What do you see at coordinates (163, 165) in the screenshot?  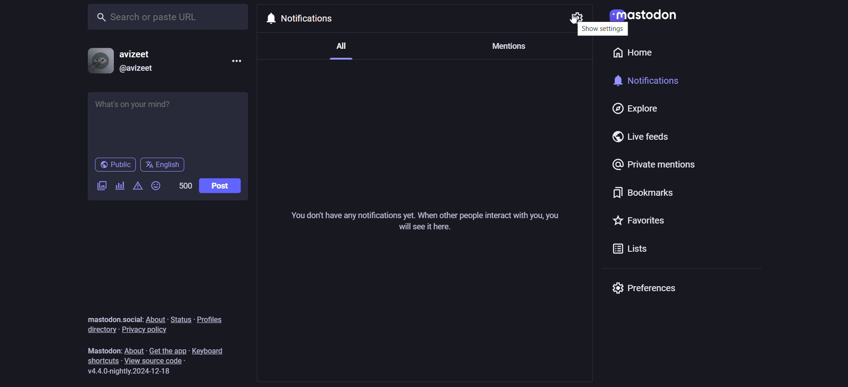 I see `english` at bounding box center [163, 165].